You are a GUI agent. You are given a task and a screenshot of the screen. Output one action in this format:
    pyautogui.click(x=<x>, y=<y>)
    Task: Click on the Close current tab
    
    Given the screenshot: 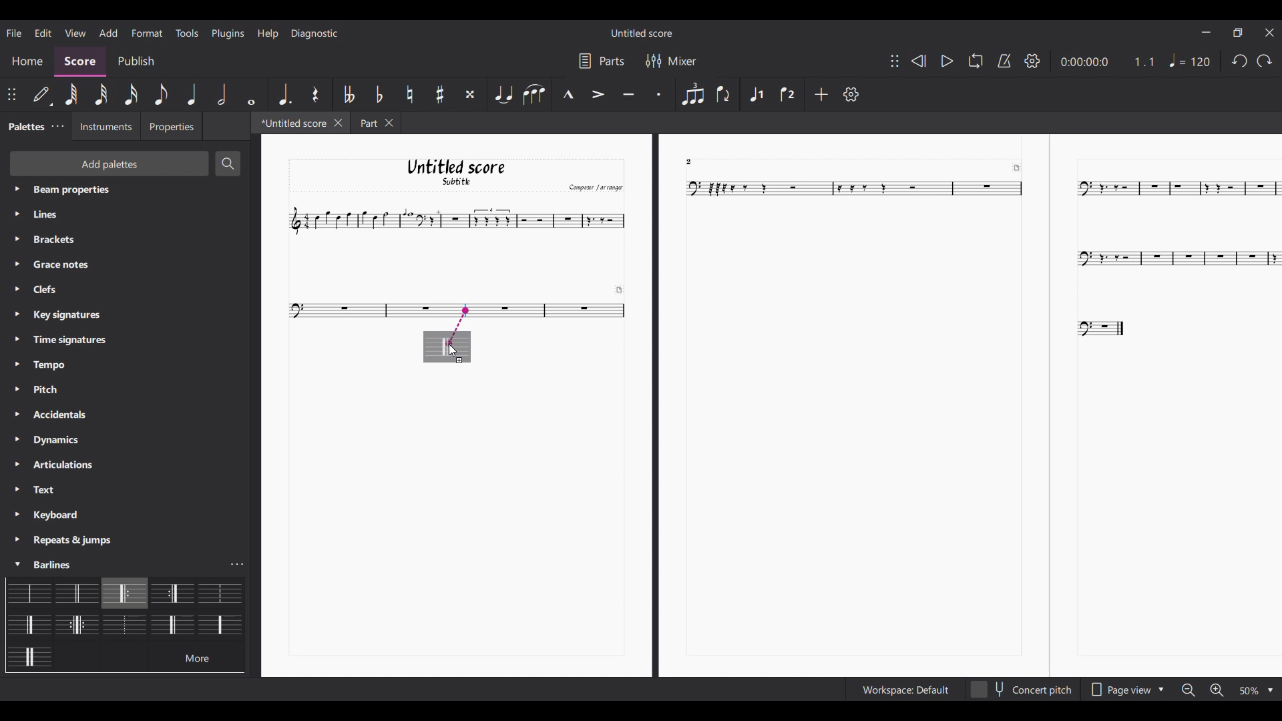 What is the action you would take?
    pyautogui.click(x=338, y=123)
    